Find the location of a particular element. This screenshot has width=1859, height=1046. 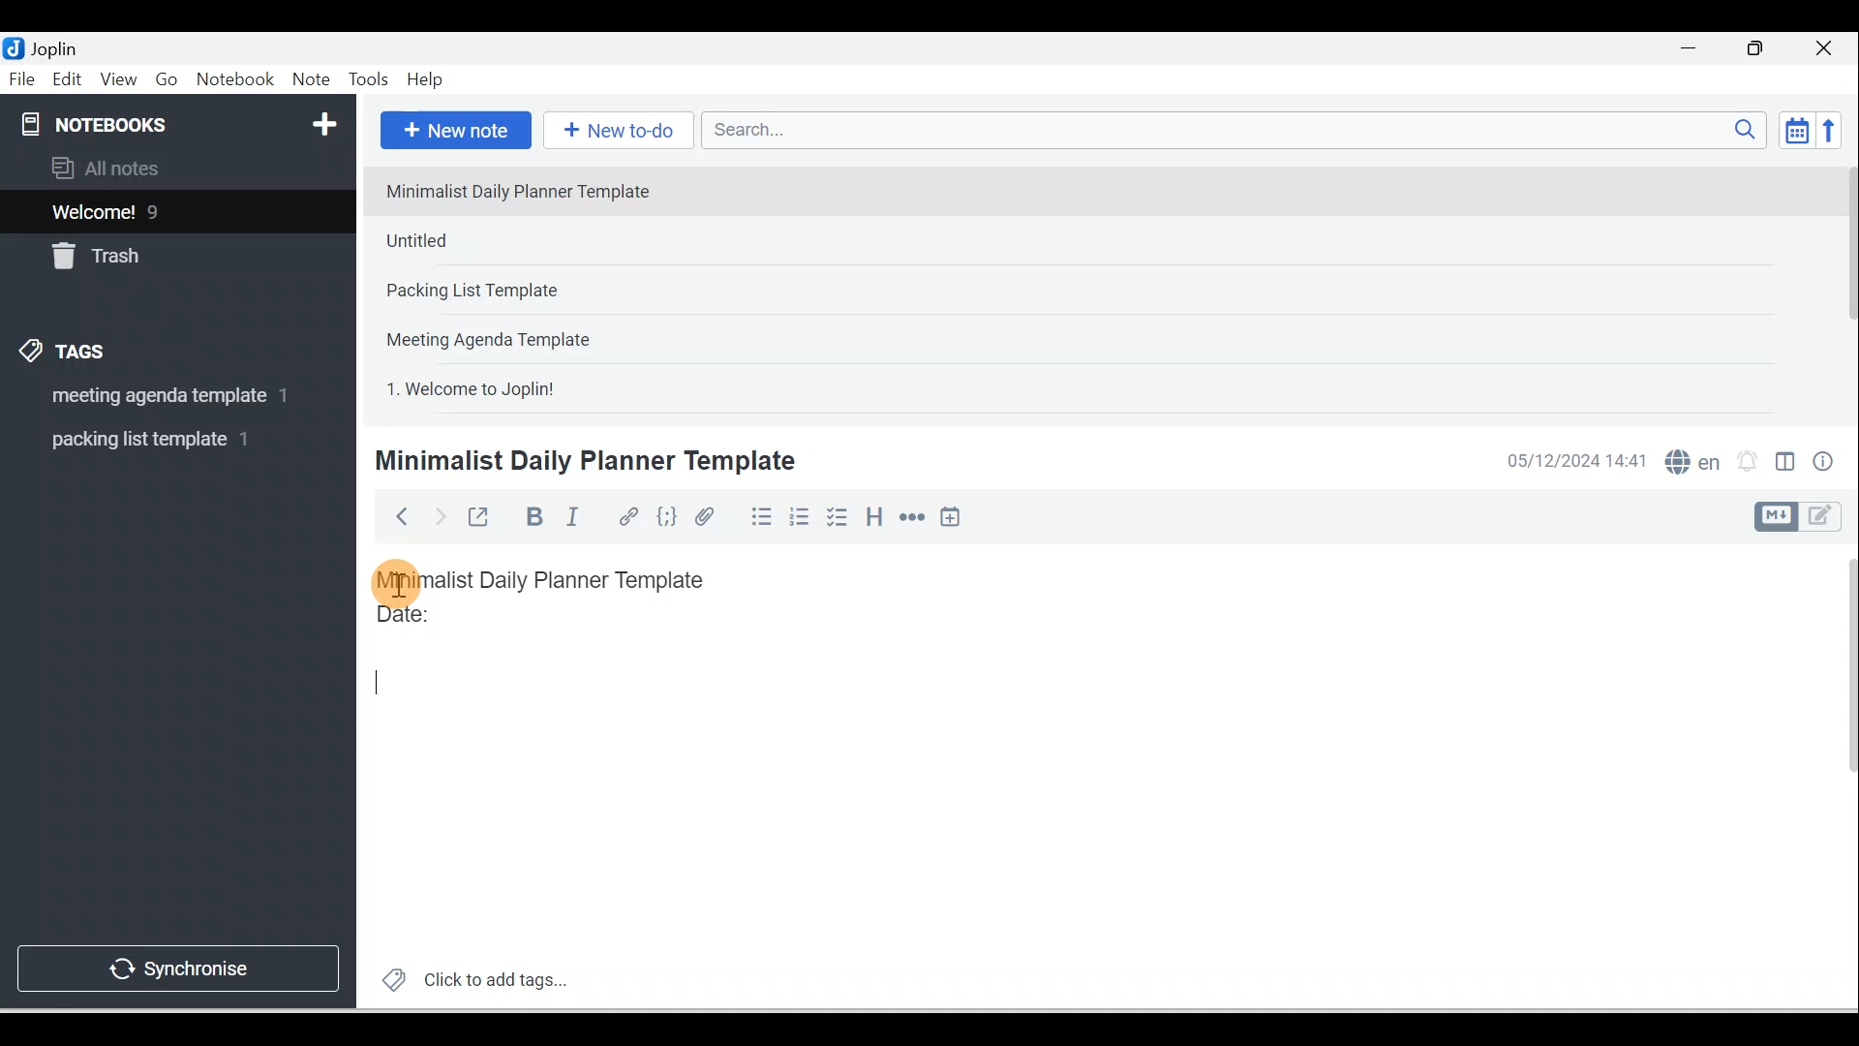

Toggle sort order is located at coordinates (1796, 129).